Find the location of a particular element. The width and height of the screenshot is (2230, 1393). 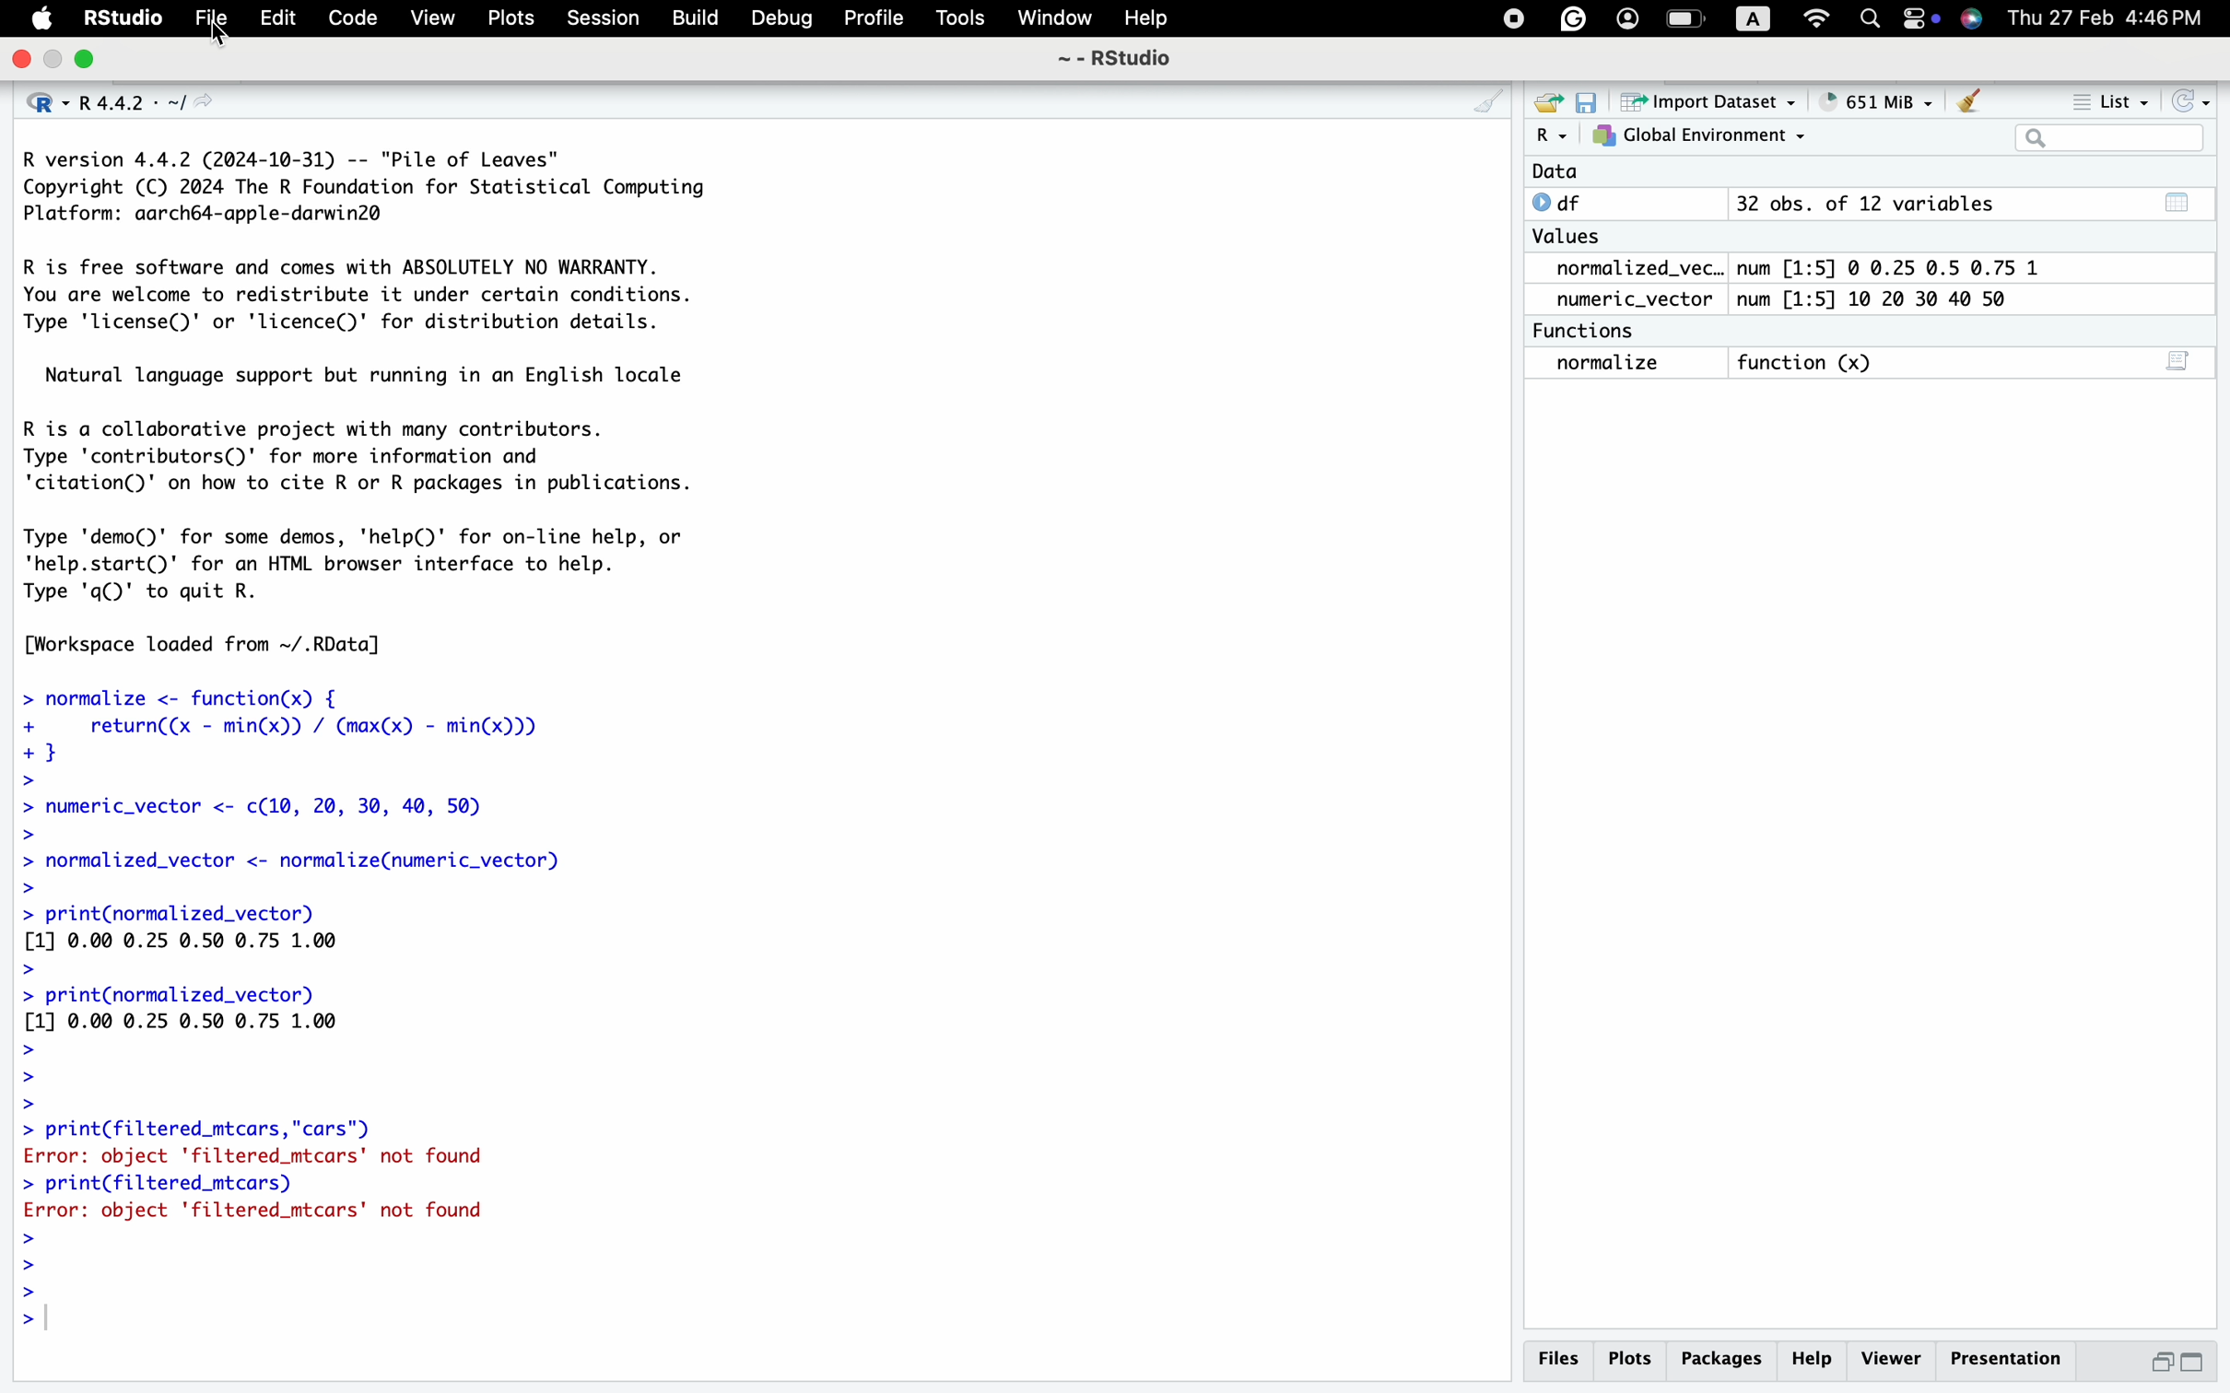

user is located at coordinates (1633, 19).